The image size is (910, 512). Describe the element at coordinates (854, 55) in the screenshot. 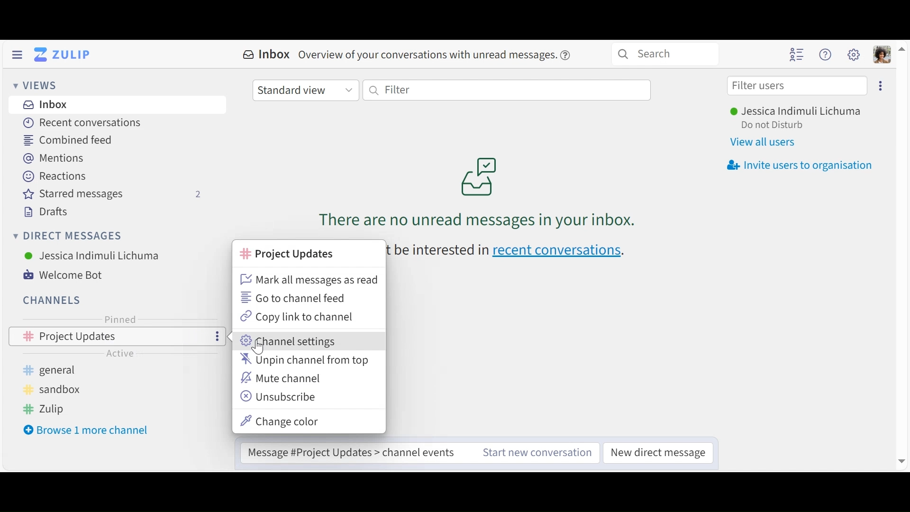

I see `Main menu` at that location.